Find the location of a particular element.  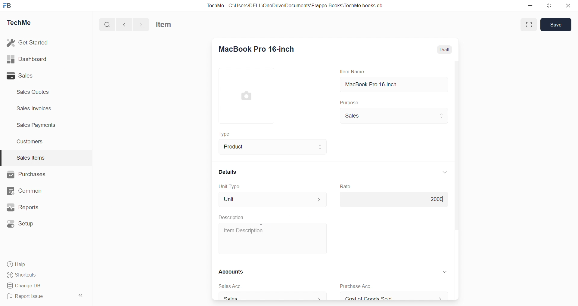

Shortcuts is located at coordinates (23, 275).